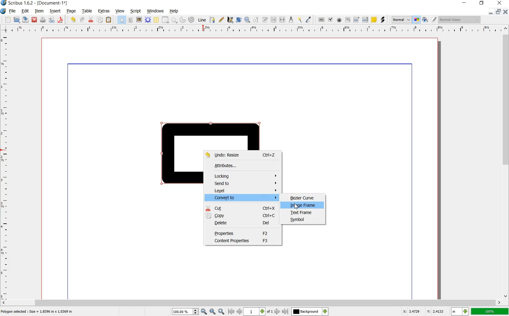 Image resolution: width=509 pixels, height=316 pixels. What do you see at coordinates (191, 19) in the screenshot?
I see `spiral` at bounding box center [191, 19].